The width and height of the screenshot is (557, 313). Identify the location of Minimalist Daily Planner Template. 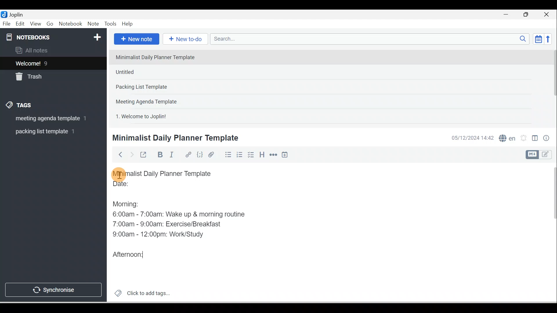
(168, 174).